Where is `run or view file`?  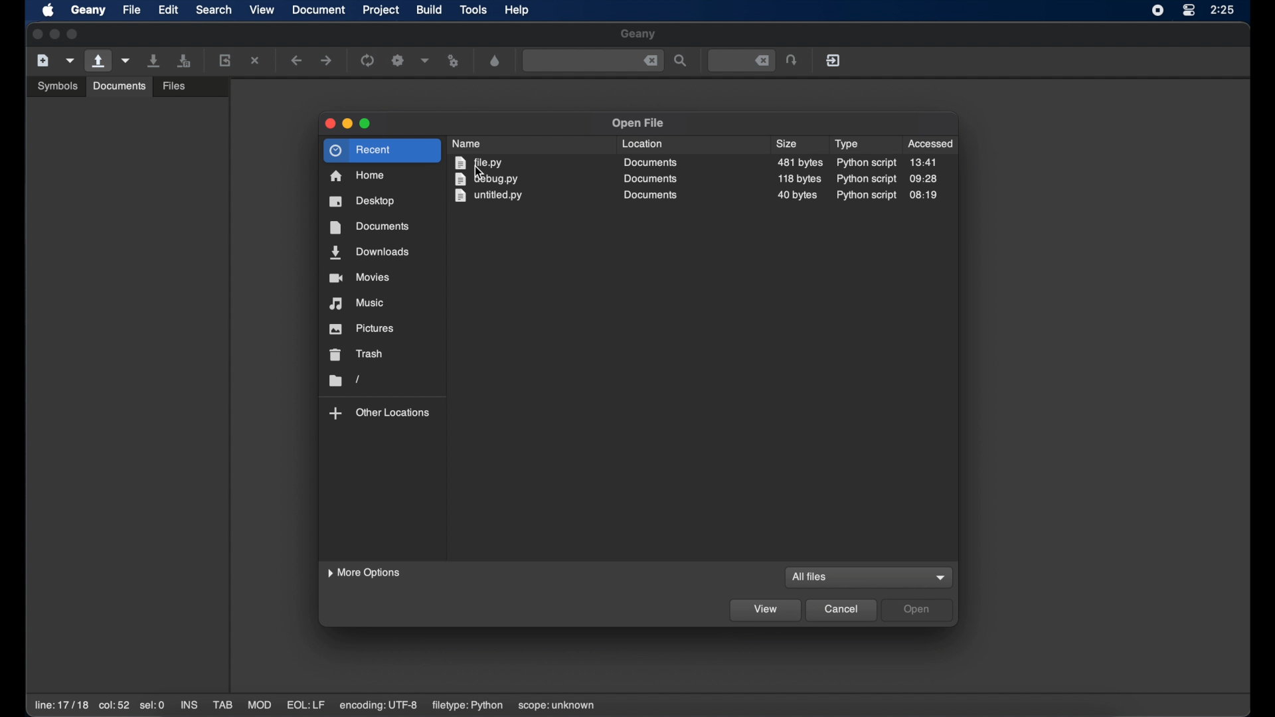
run or view file is located at coordinates (453, 62).